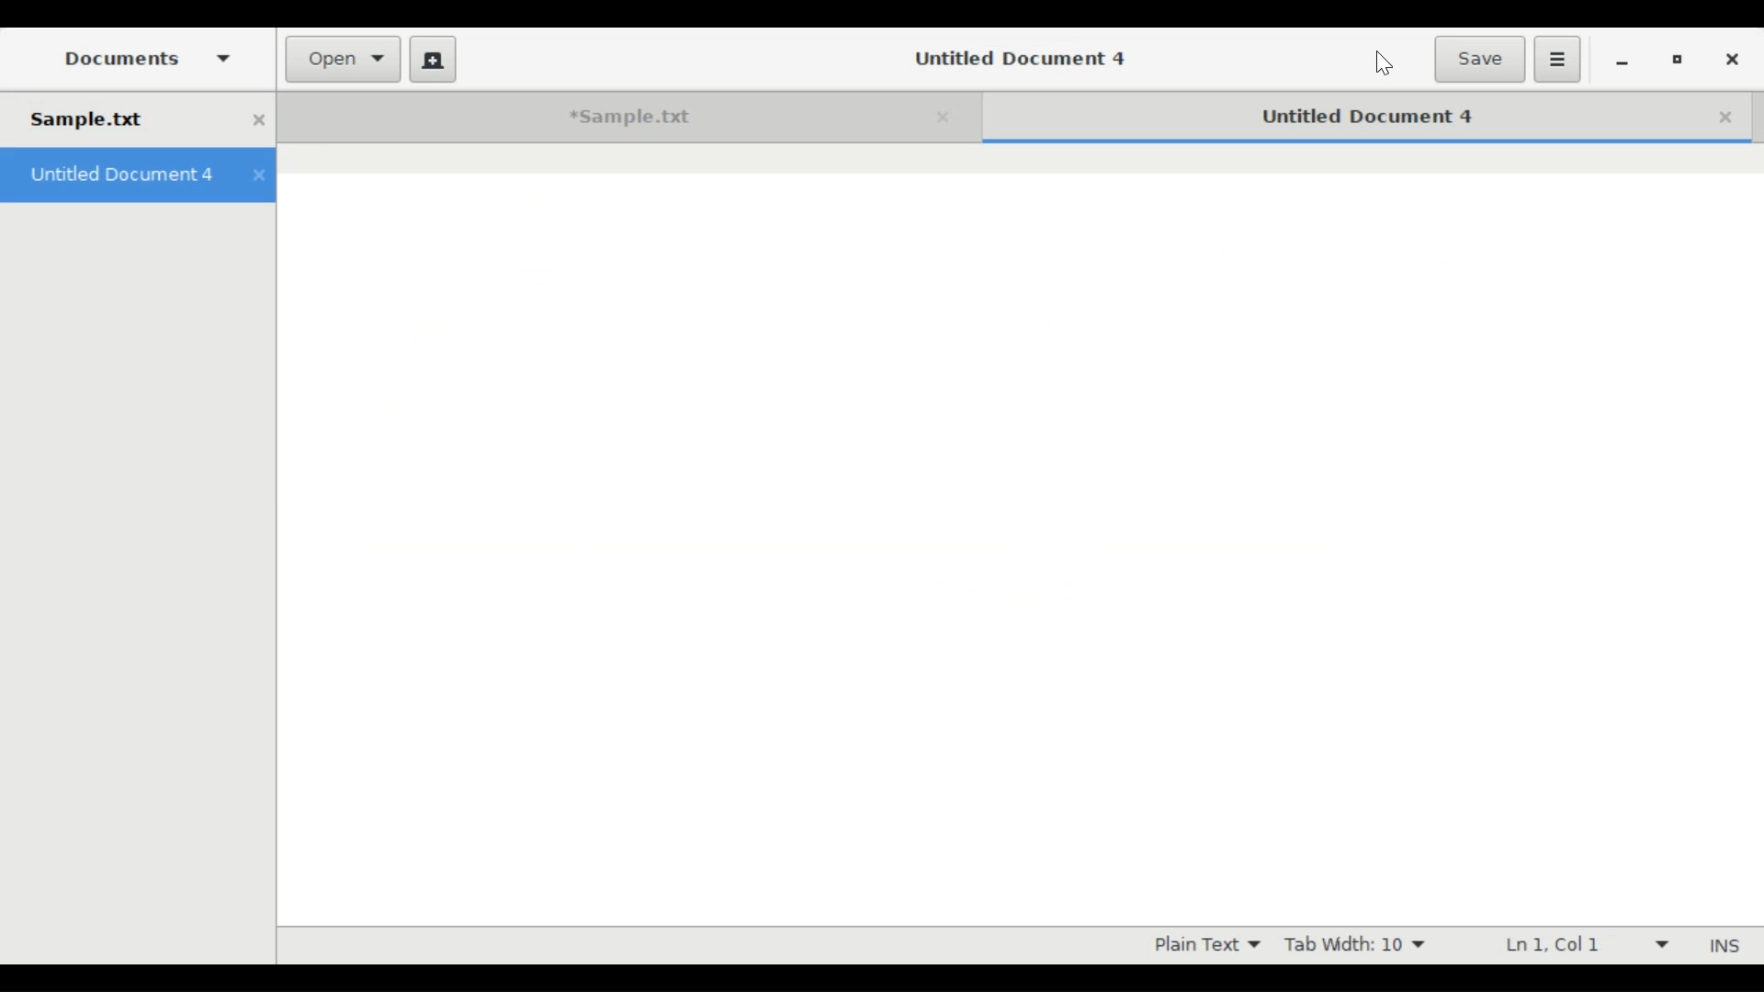  What do you see at coordinates (433, 59) in the screenshot?
I see `create new document` at bounding box center [433, 59].